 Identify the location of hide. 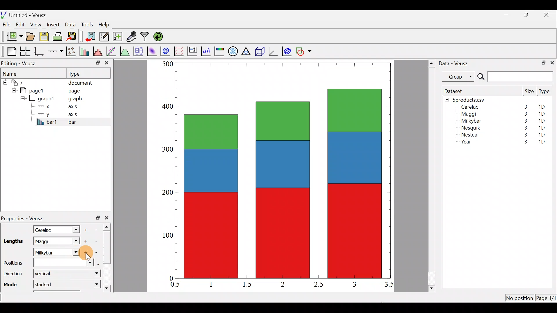
(5, 81).